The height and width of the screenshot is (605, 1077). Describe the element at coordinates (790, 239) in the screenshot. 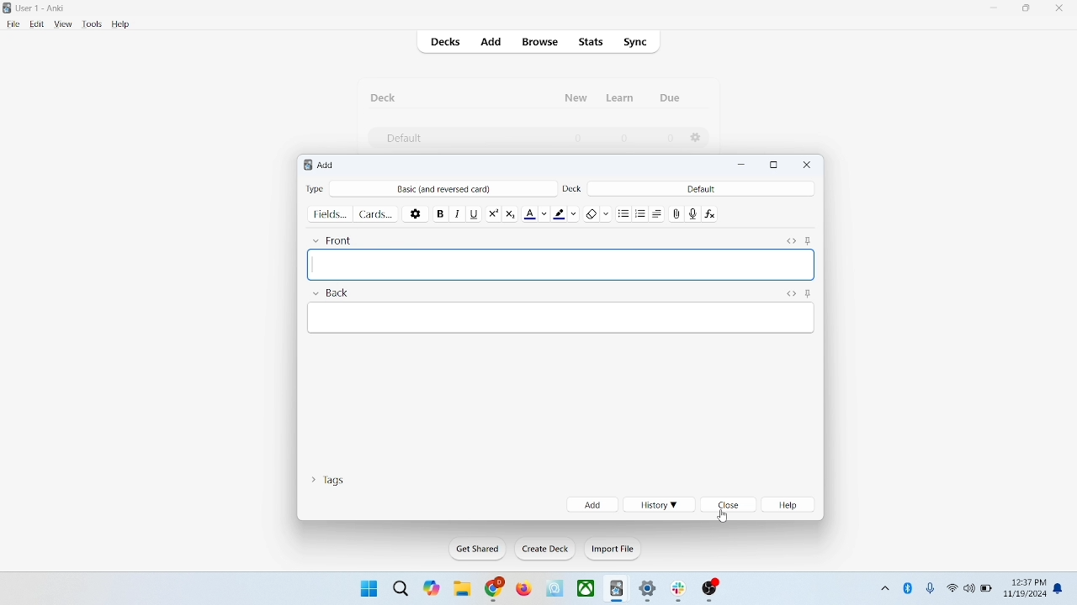

I see `HTML editor` at that location.